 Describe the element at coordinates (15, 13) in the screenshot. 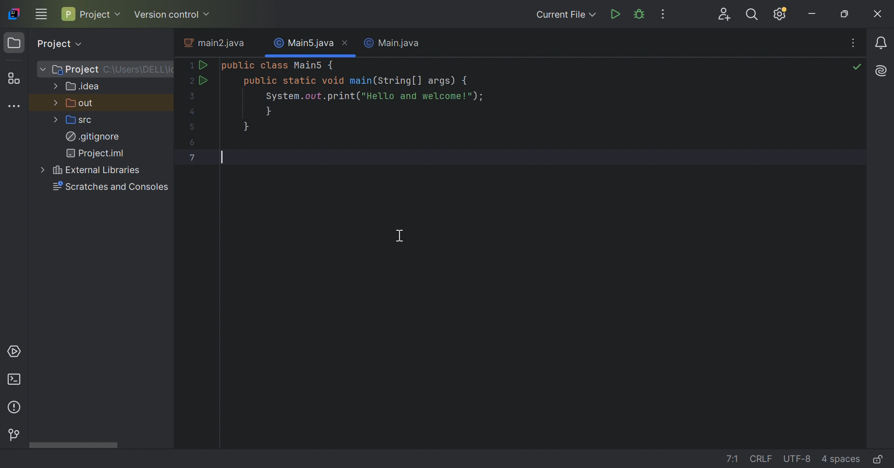

I see `IntelliJ IDEA icon` at that location.